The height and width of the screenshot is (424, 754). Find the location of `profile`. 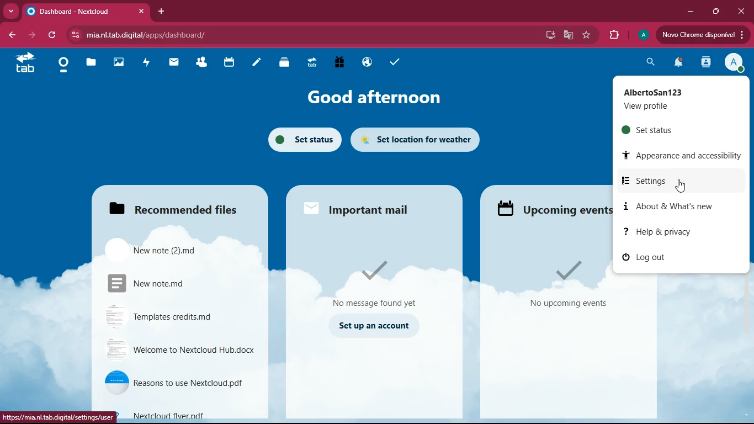

profile is located at coordinates (733, 63).